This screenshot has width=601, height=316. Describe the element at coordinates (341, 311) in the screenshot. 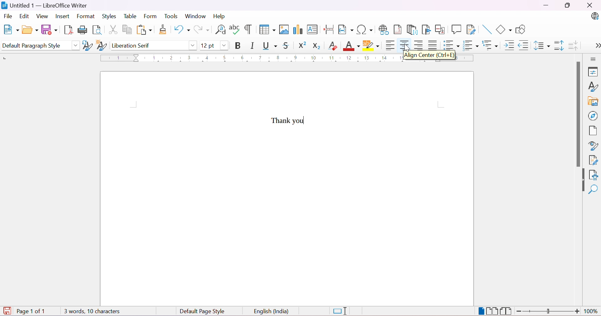

I see `Standard Selection. Click to change selection mode.` at that location.